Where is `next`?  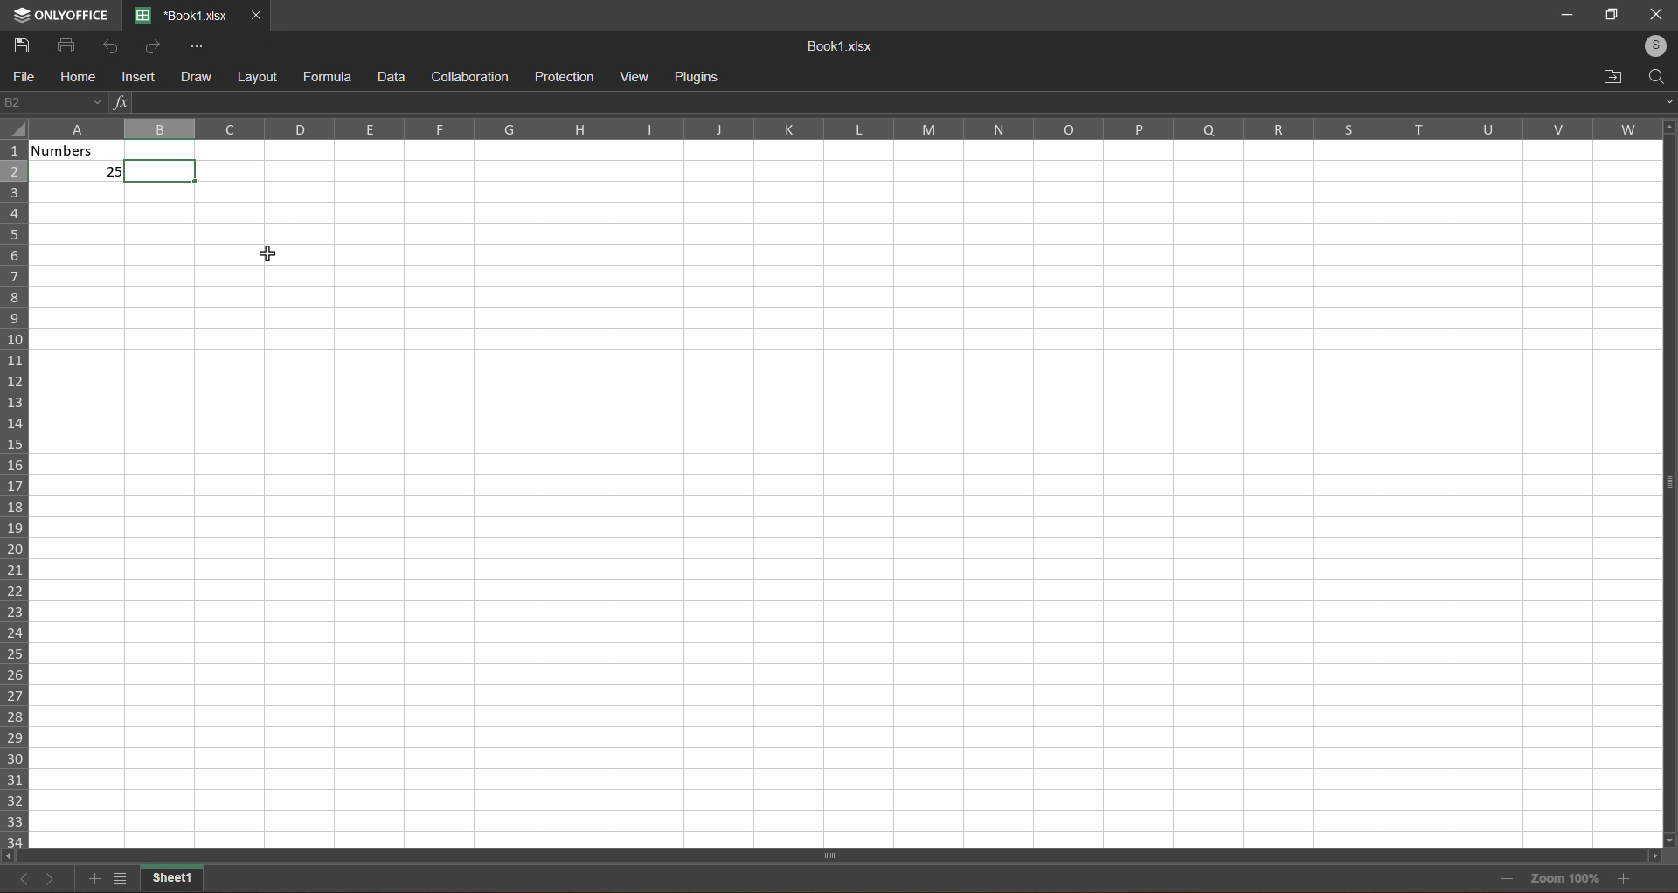 next is located at coordinates (50, 880).